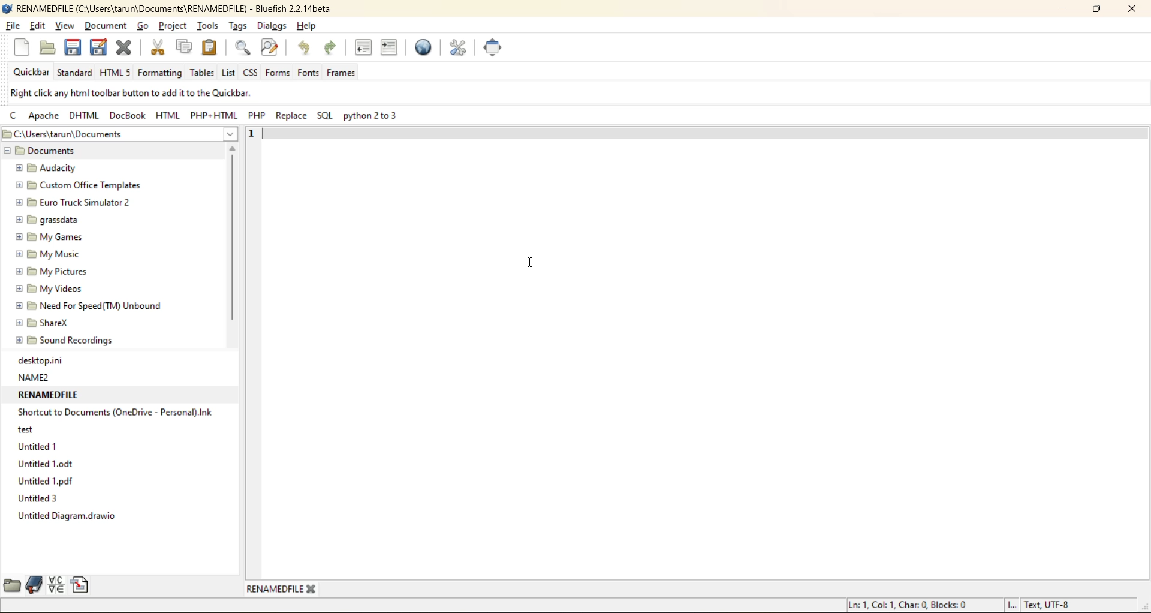 The image size is (1151, 613). What do you see at coordinates (211, 47) in the screenshot?
I see `paste` at bounding box center [211, 47].